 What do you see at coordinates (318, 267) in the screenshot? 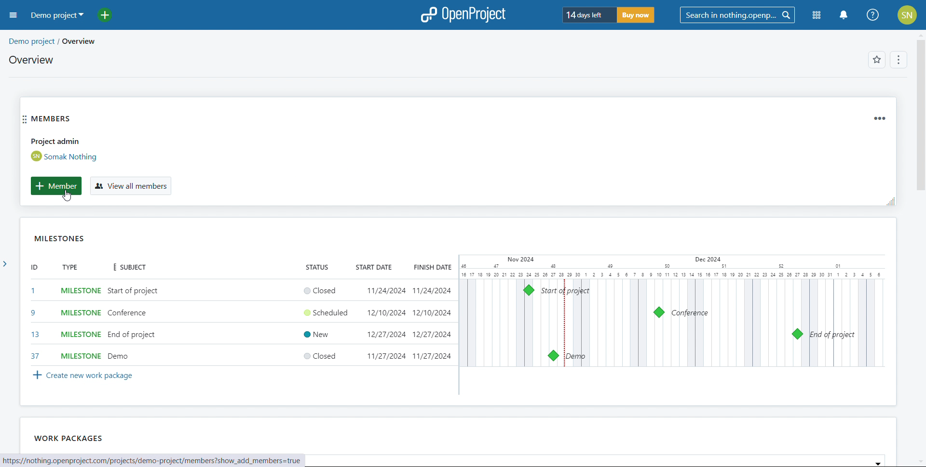
I see `STATUS` at bounding box center [318, 267].